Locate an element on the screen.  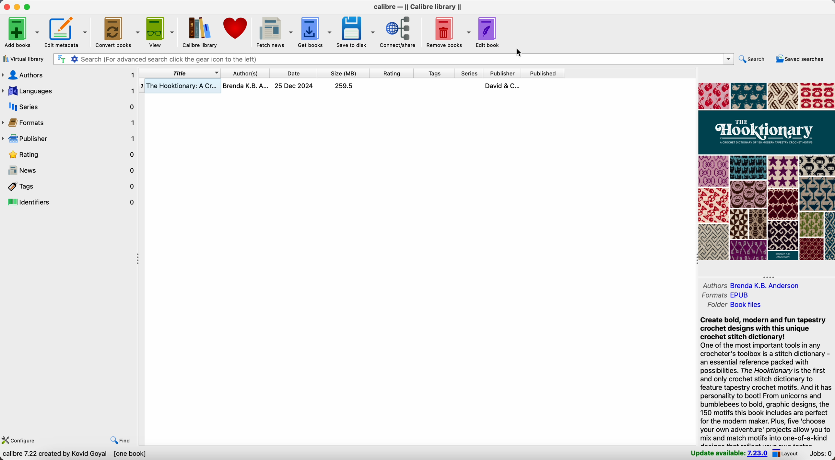
search is located at coordinates (754, 60).